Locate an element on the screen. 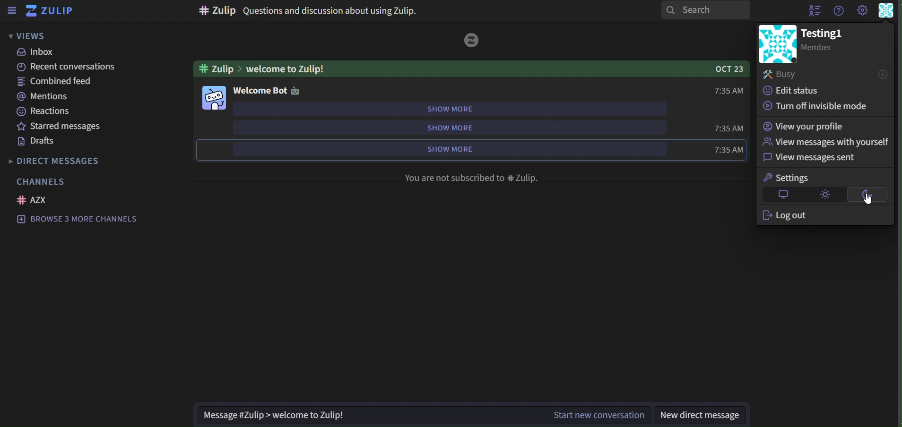 The width and height of the screenshot is (902, 427). cursor is located at coordinates (869, 203).